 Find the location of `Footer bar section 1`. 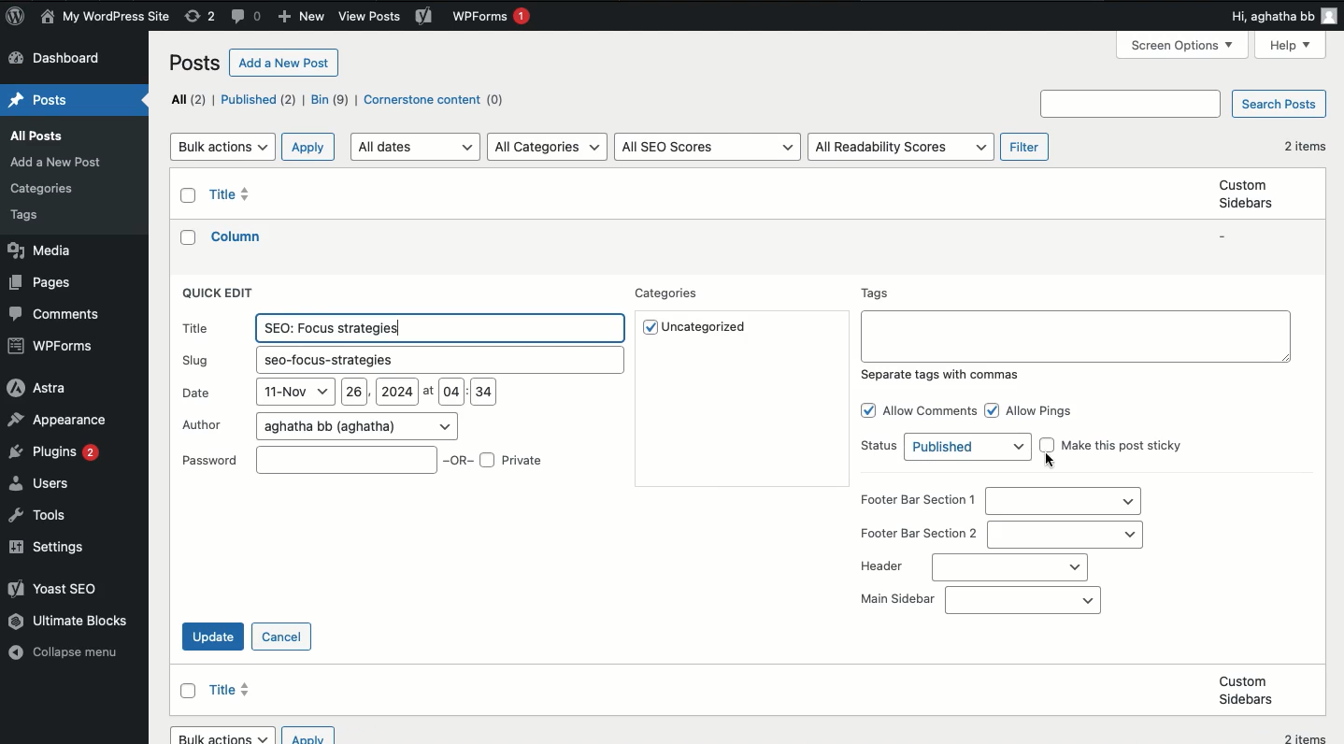

Footer bar section 1 is located at coordinates (919, 501).